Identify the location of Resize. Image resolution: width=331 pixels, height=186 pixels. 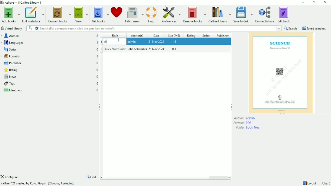
(100, 106).